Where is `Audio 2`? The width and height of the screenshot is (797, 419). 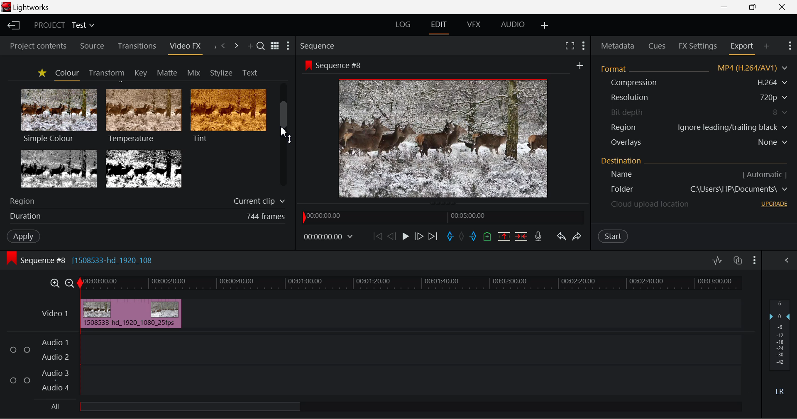
Audio 2 is located at coordinates (51, 356).